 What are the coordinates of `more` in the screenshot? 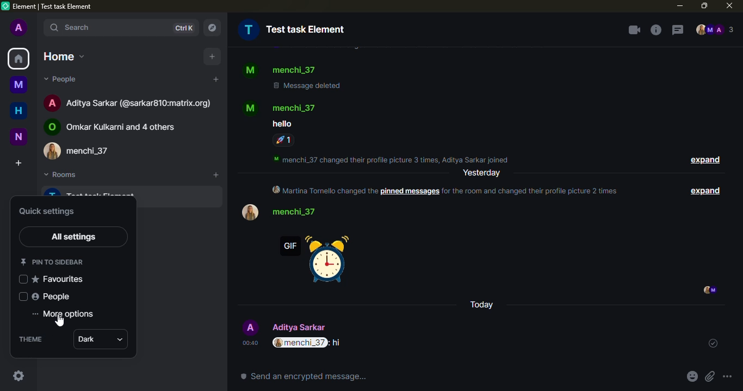 It's located at (727, 377).